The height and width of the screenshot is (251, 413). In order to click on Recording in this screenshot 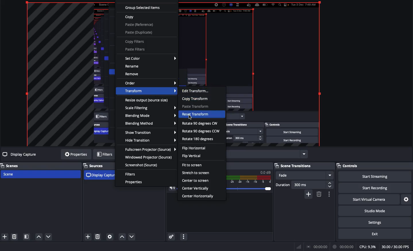, I will do `click(344, 247)`.